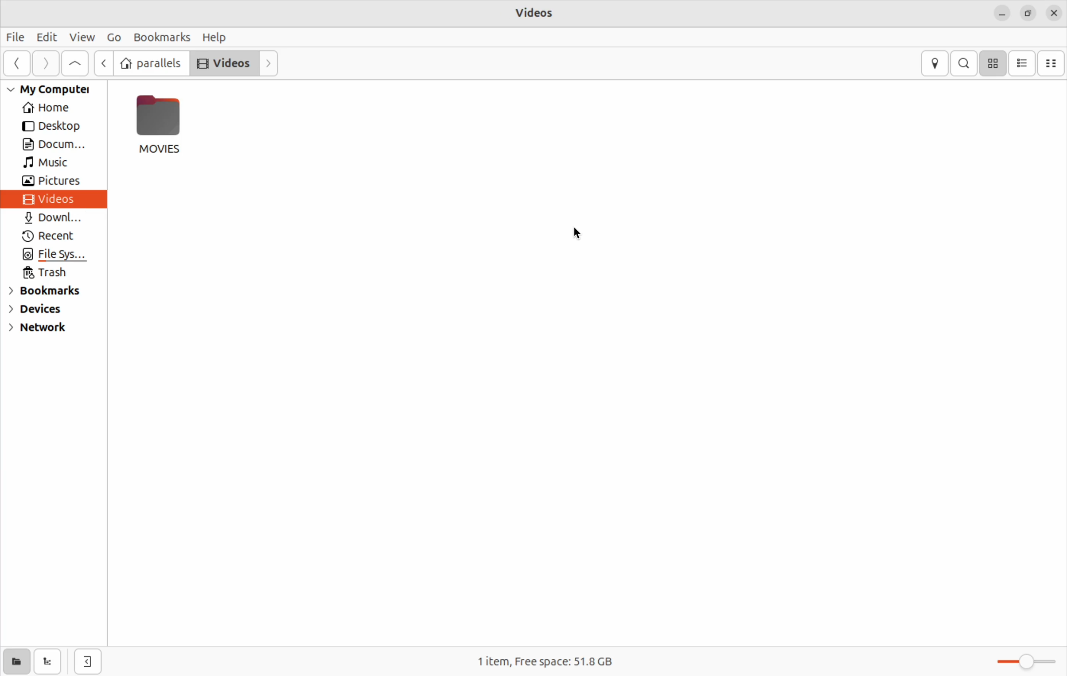 The width and height of the screenshot is (1067, 676). I want to click on My Computer, so click(56, 91).